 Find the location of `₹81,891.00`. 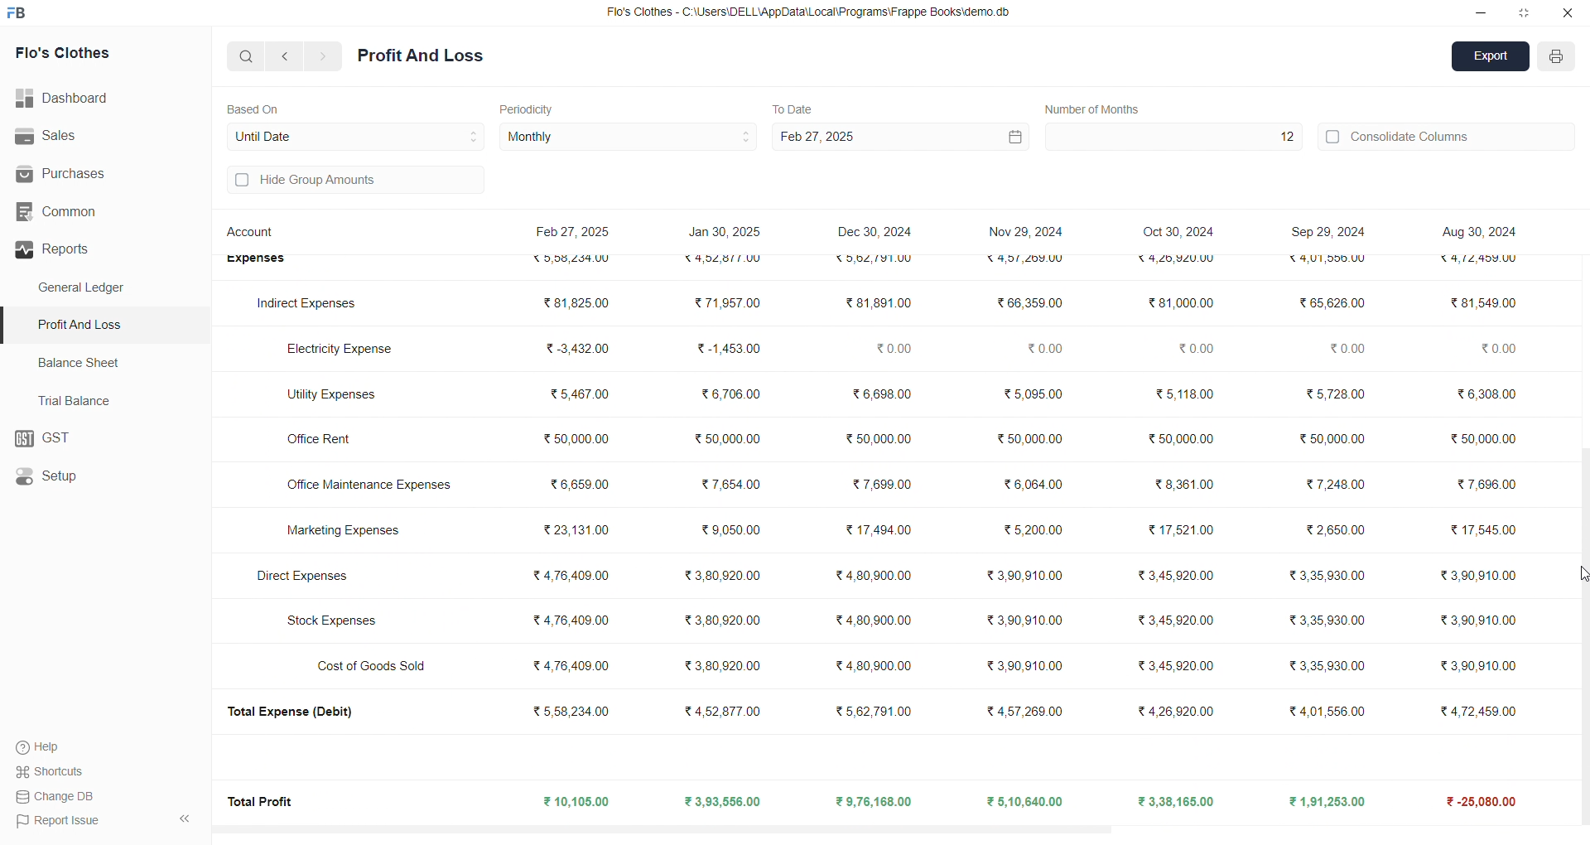

₹81,891.00 is located at coordinates (876, 303).